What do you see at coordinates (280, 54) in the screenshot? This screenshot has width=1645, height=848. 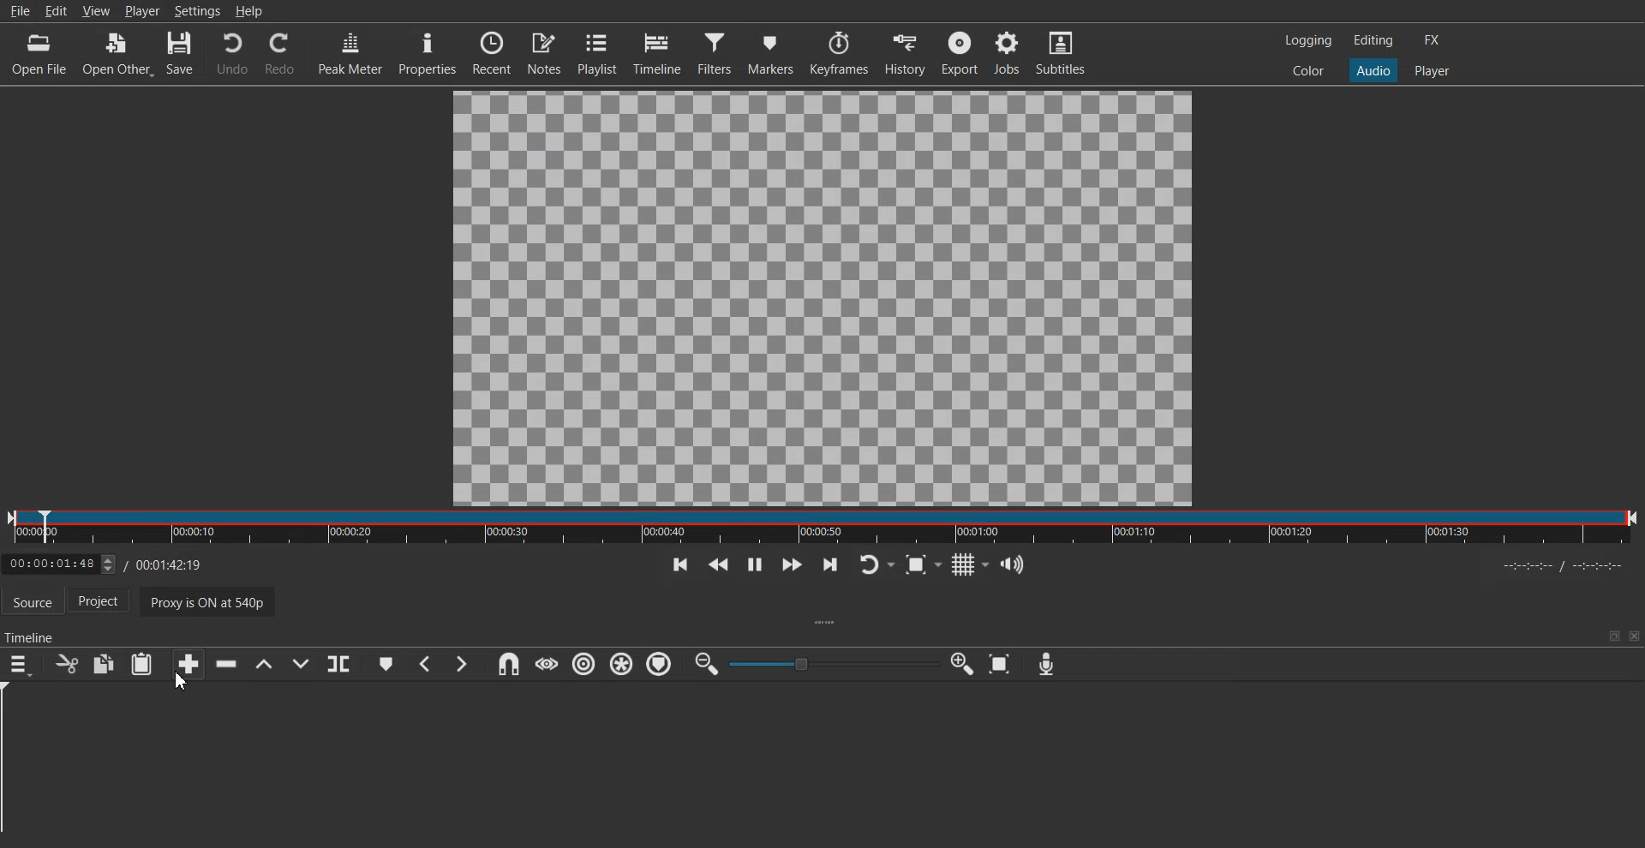 I see `Redo` at bounding box center [280, 54].